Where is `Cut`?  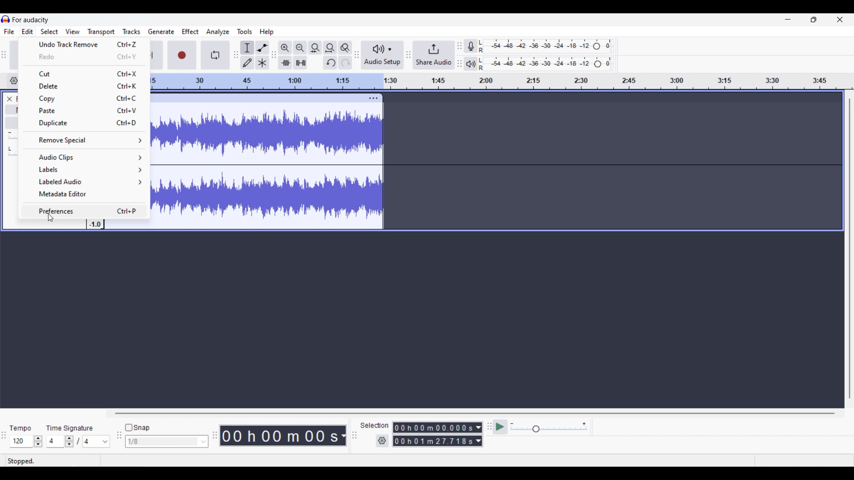 Cut is located at coordinates (85, 73).